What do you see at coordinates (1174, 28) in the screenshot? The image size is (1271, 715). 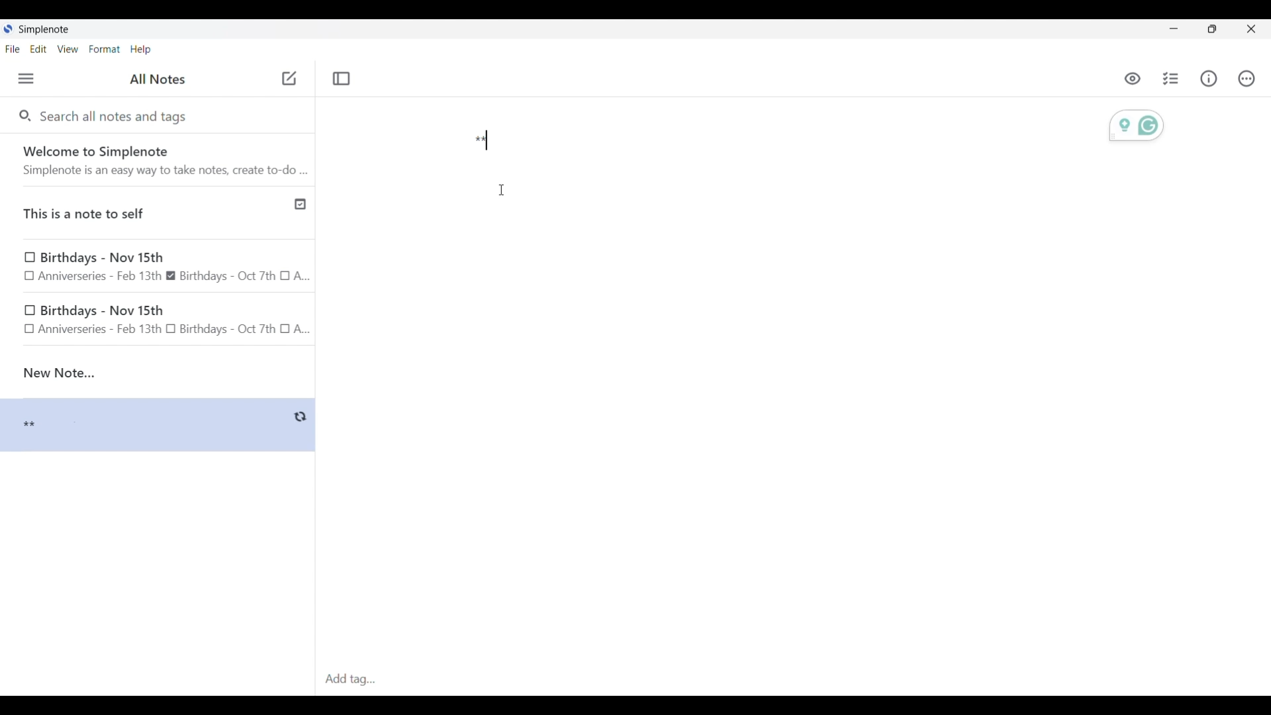 I see `Minimize` at bounding box center [1174, 28].